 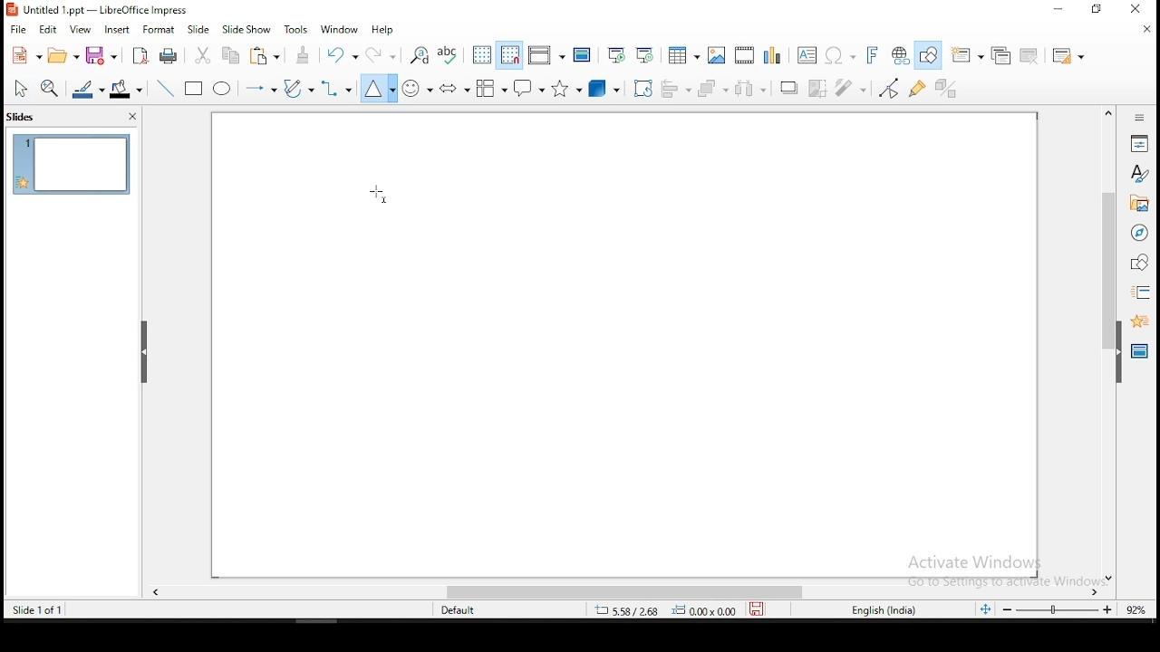 I want to click on ellipse, so click(x=224, y=90).